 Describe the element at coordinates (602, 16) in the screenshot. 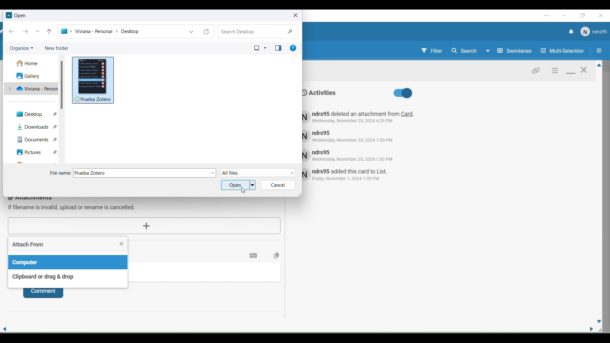

I see `Close` at that location.